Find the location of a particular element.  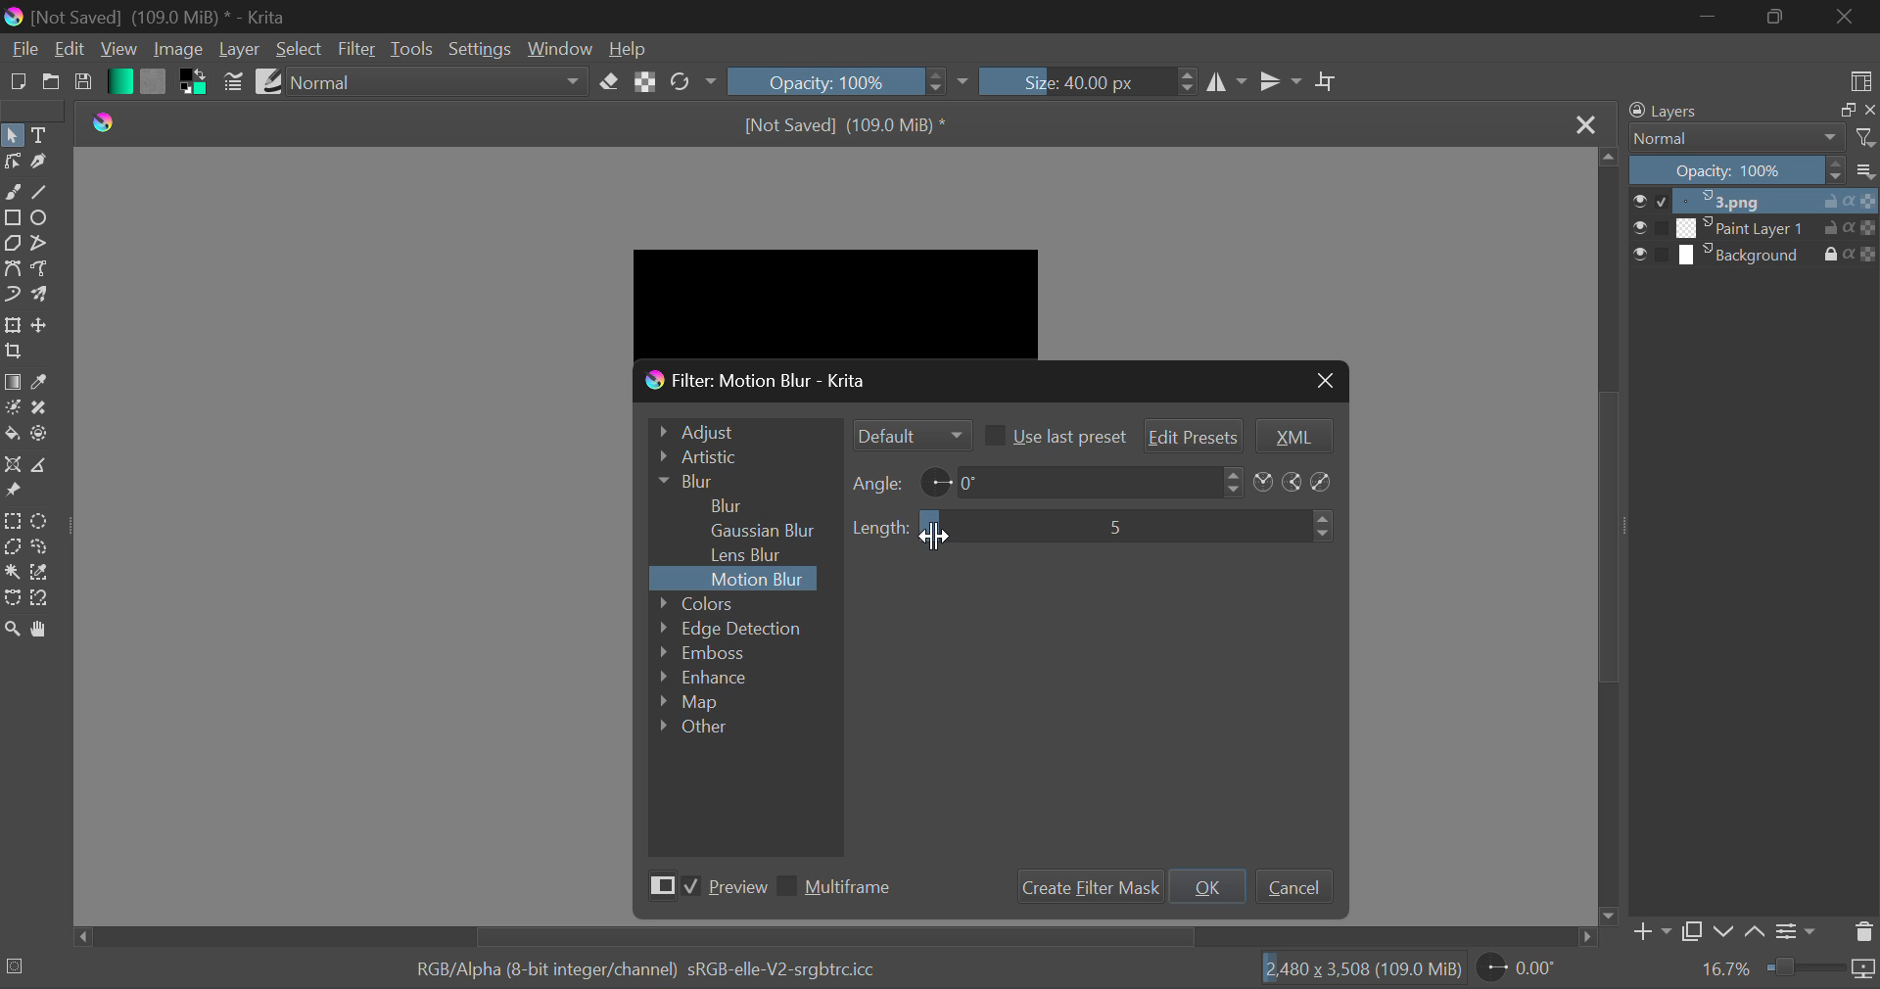

New is located at coordinates (17, 83).